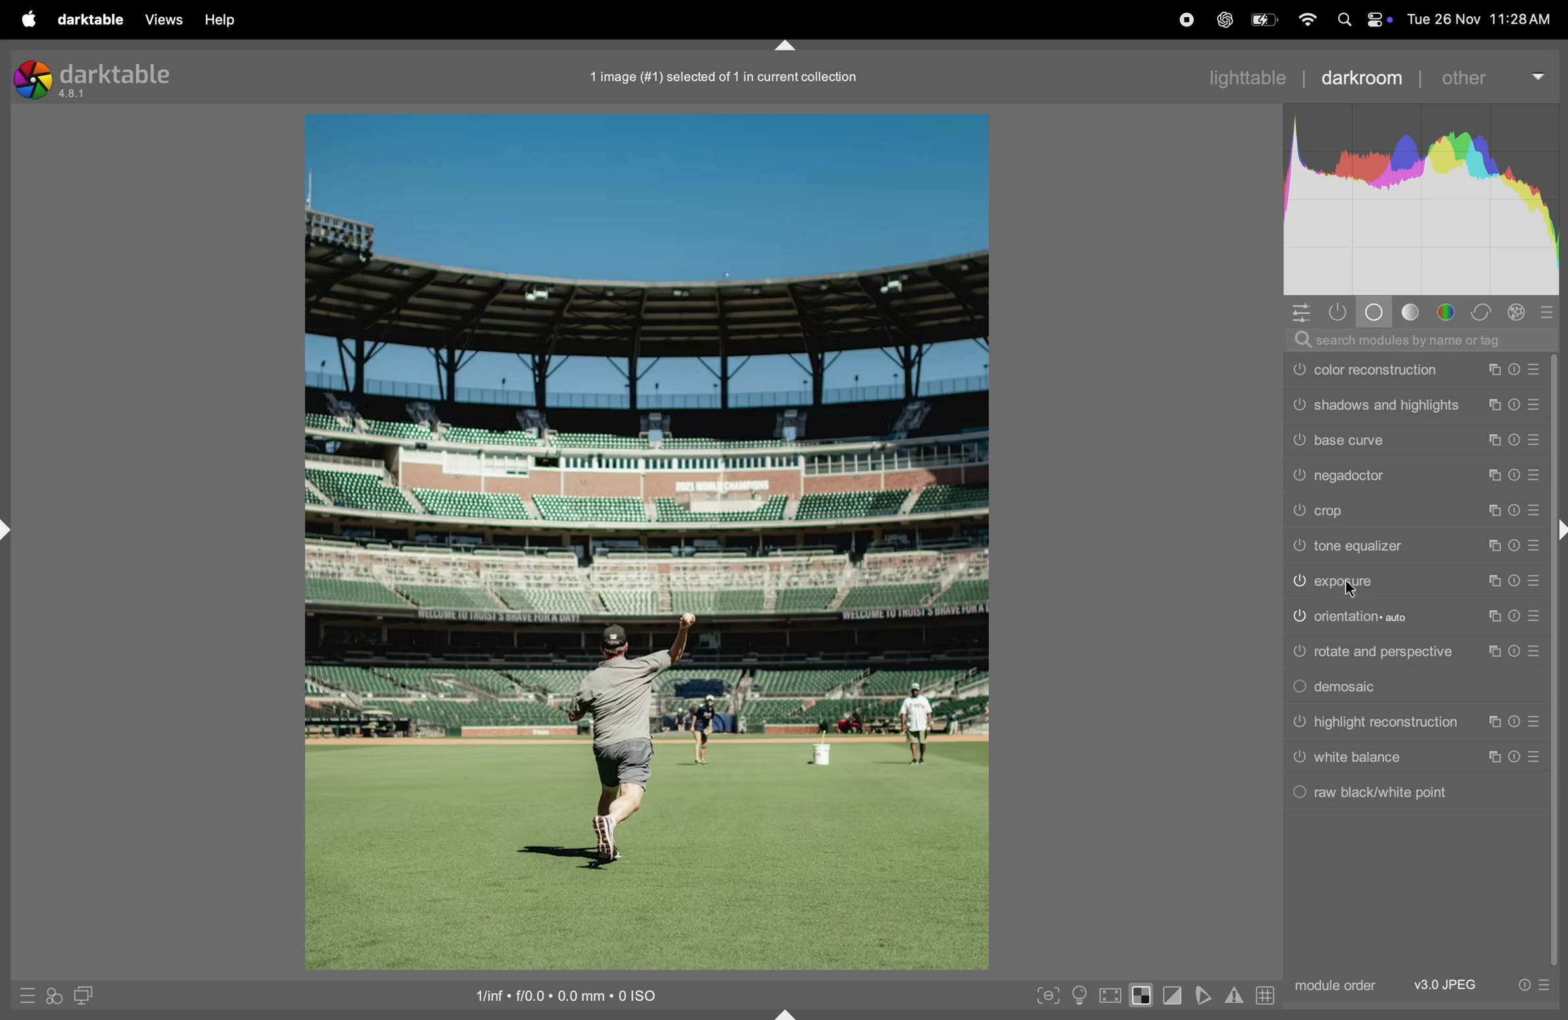  What do you see at coordinates (1301, 312) in the screenshot?
I see `quick access panel` at bounding box center [1301, 312].